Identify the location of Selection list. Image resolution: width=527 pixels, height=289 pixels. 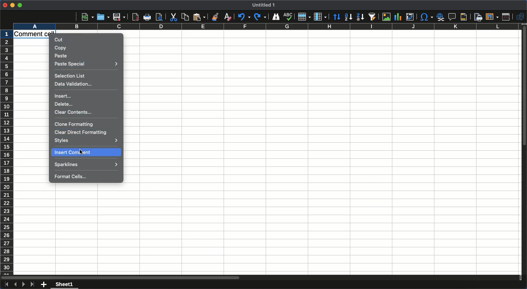
(70, 76).